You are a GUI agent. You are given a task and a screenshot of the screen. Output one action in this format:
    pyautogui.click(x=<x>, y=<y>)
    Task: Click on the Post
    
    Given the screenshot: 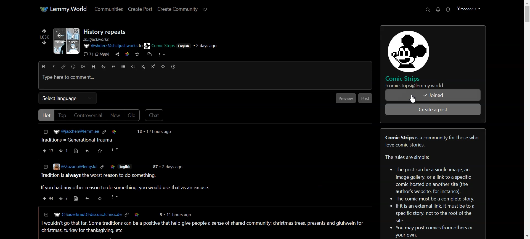 What is the action you would take?
    pyautogui.click(x=365, y=98)
    